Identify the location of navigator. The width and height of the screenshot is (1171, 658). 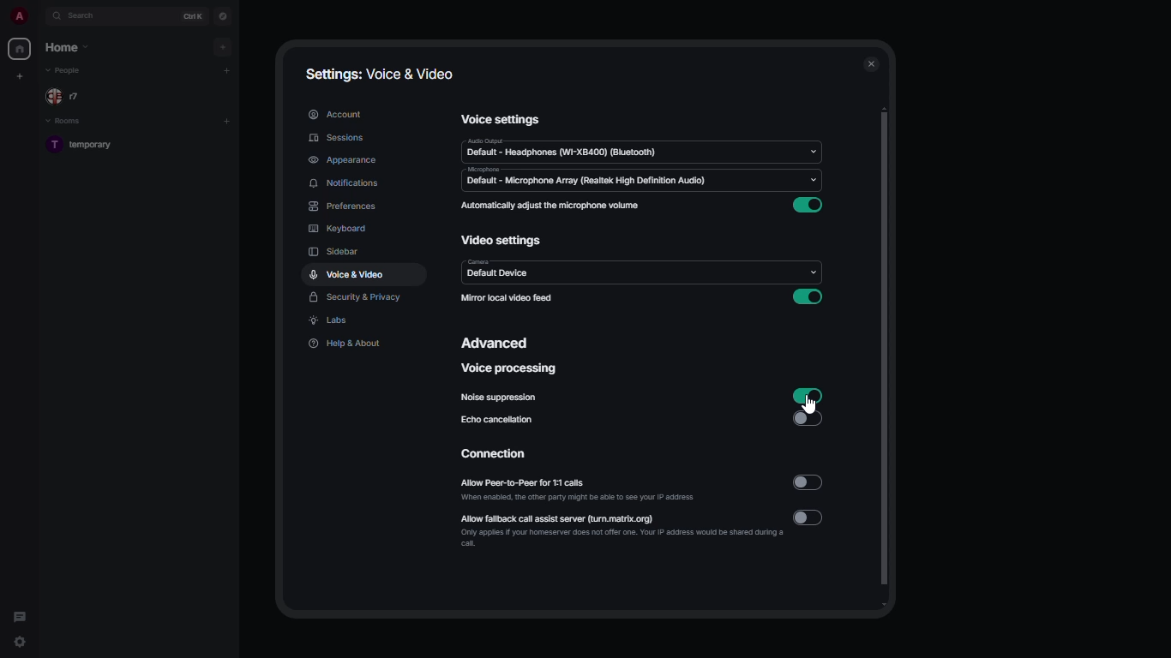
(221, 15).